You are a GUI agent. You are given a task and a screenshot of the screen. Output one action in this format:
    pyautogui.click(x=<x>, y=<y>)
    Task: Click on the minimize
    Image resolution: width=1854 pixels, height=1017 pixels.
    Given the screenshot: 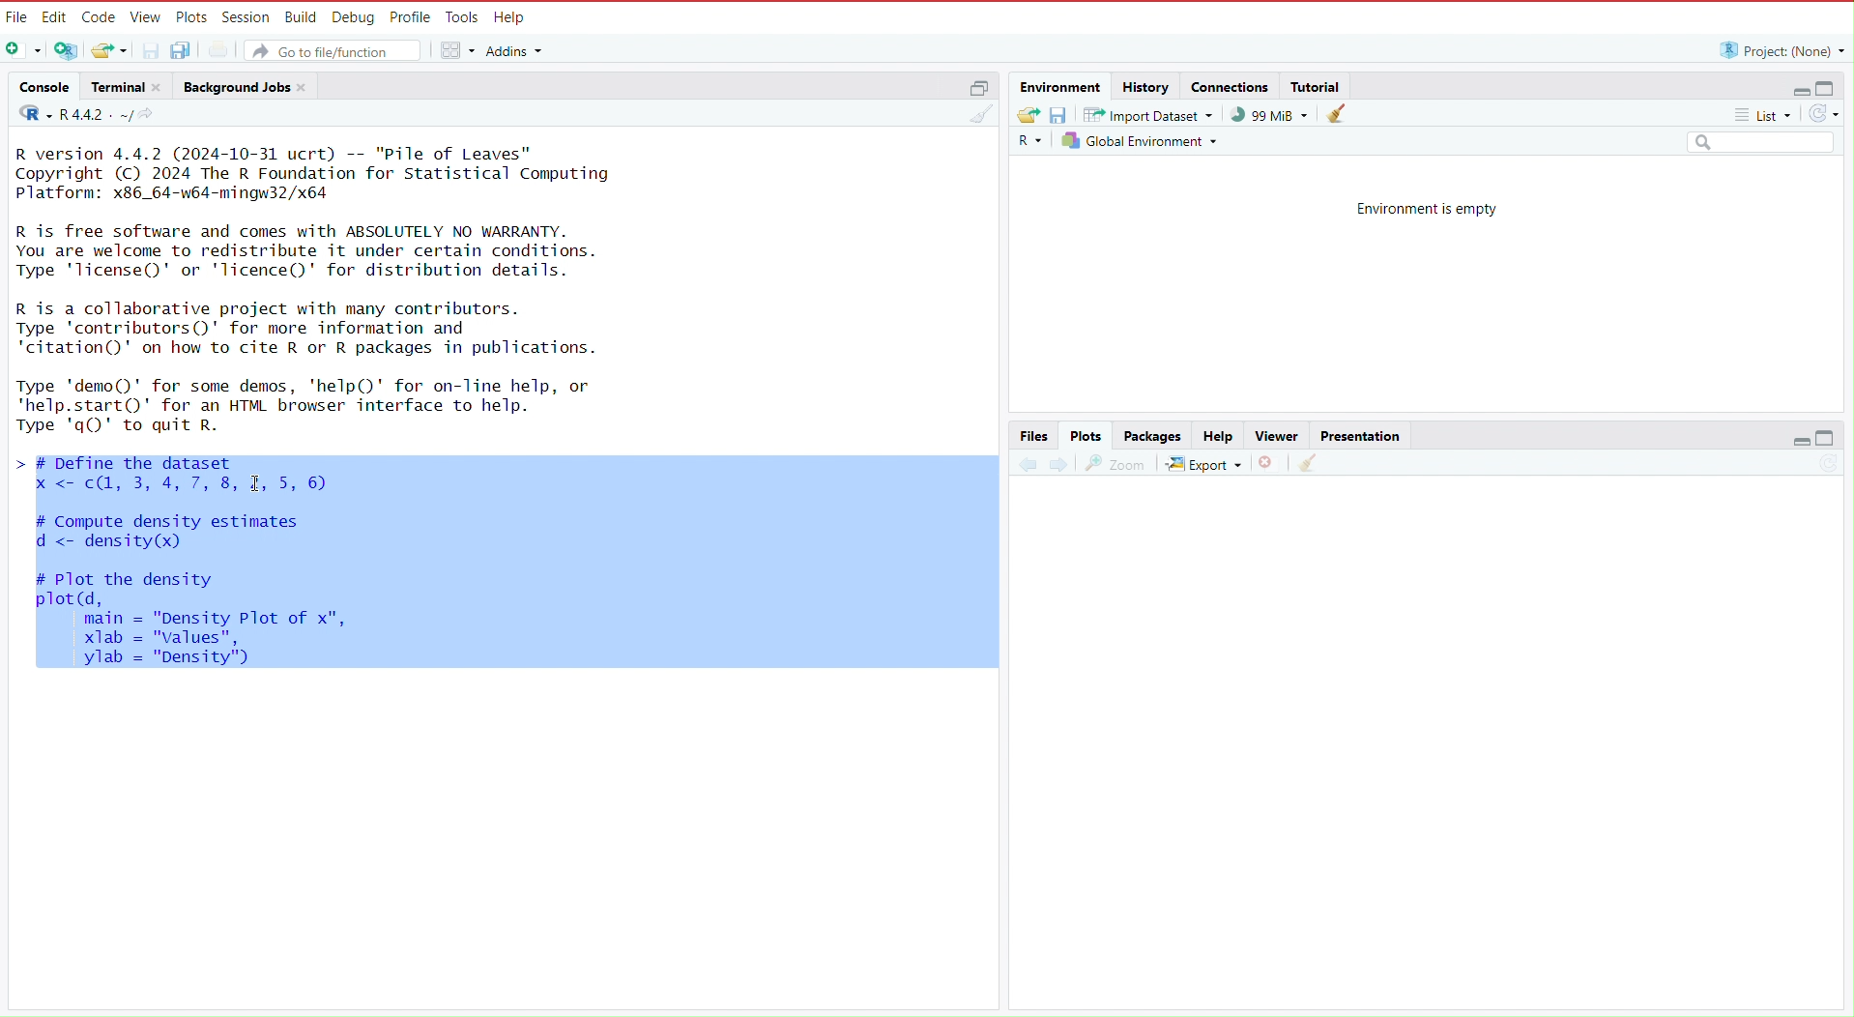 What is the action you would take?
    pyautogui.click(x=1792, y=443)
    